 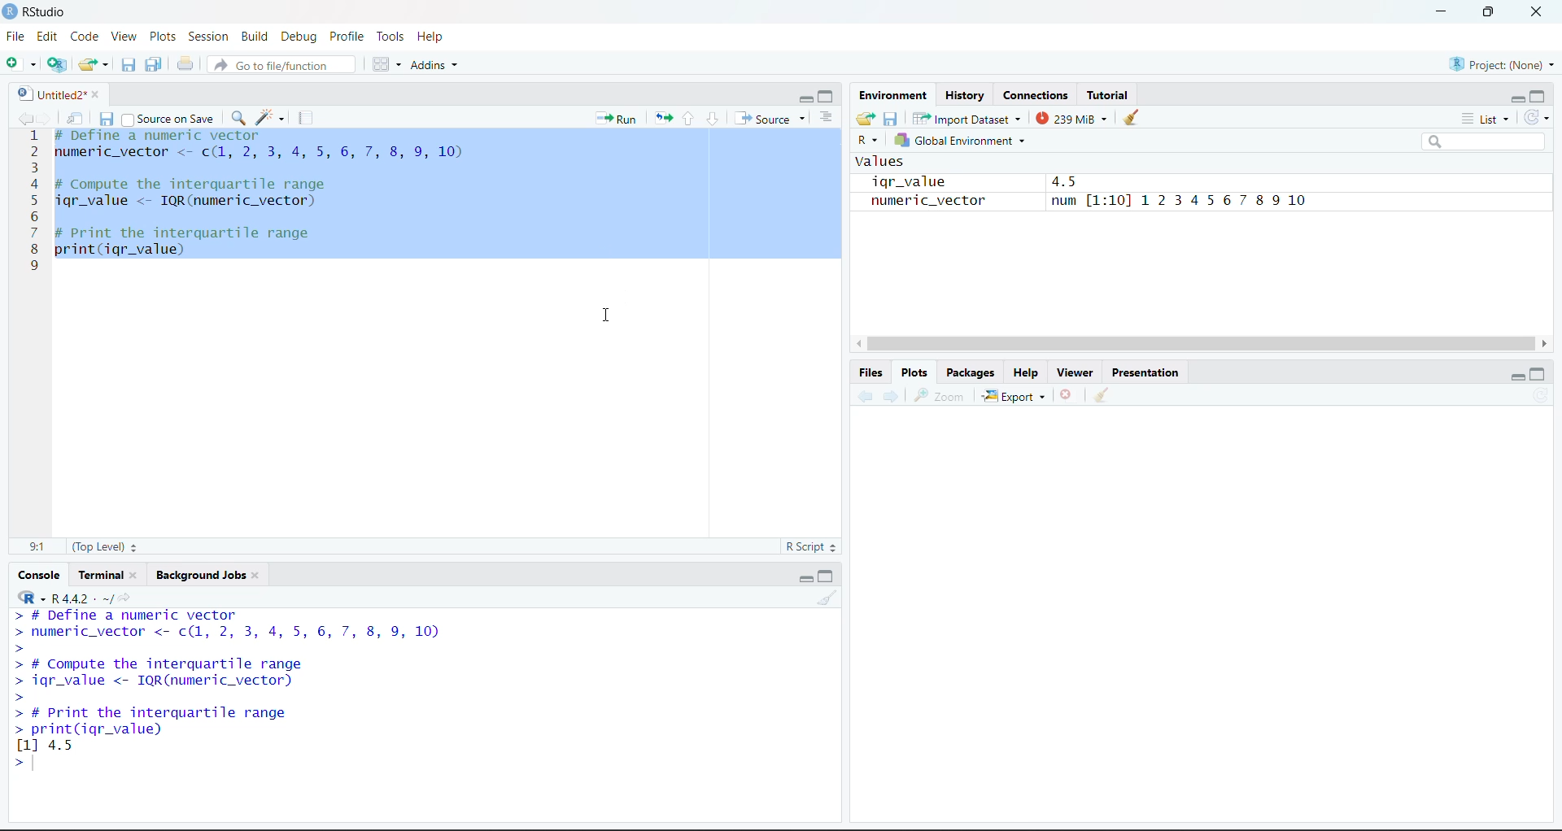 I want to click on (Top Level), so click(x=107, y=546).